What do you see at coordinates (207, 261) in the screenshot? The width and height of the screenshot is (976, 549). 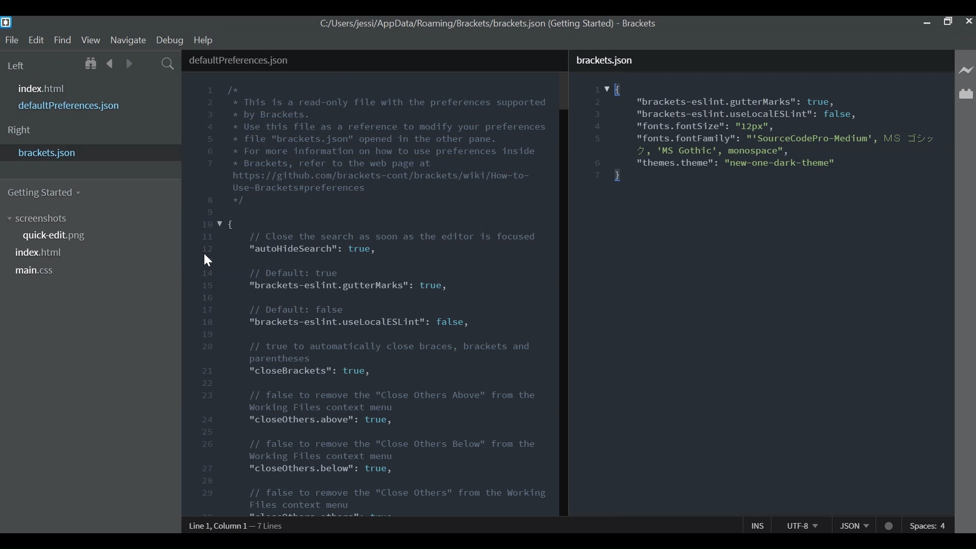 I see `Cursor` at bounding box center [207, 261].